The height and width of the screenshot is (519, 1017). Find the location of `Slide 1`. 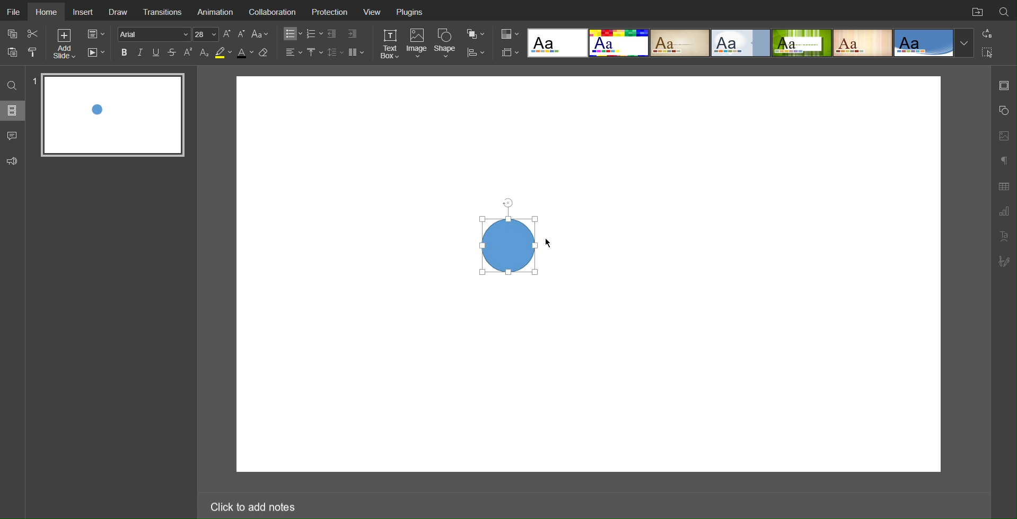

Slide 1 is located at coordinates (111, 114).